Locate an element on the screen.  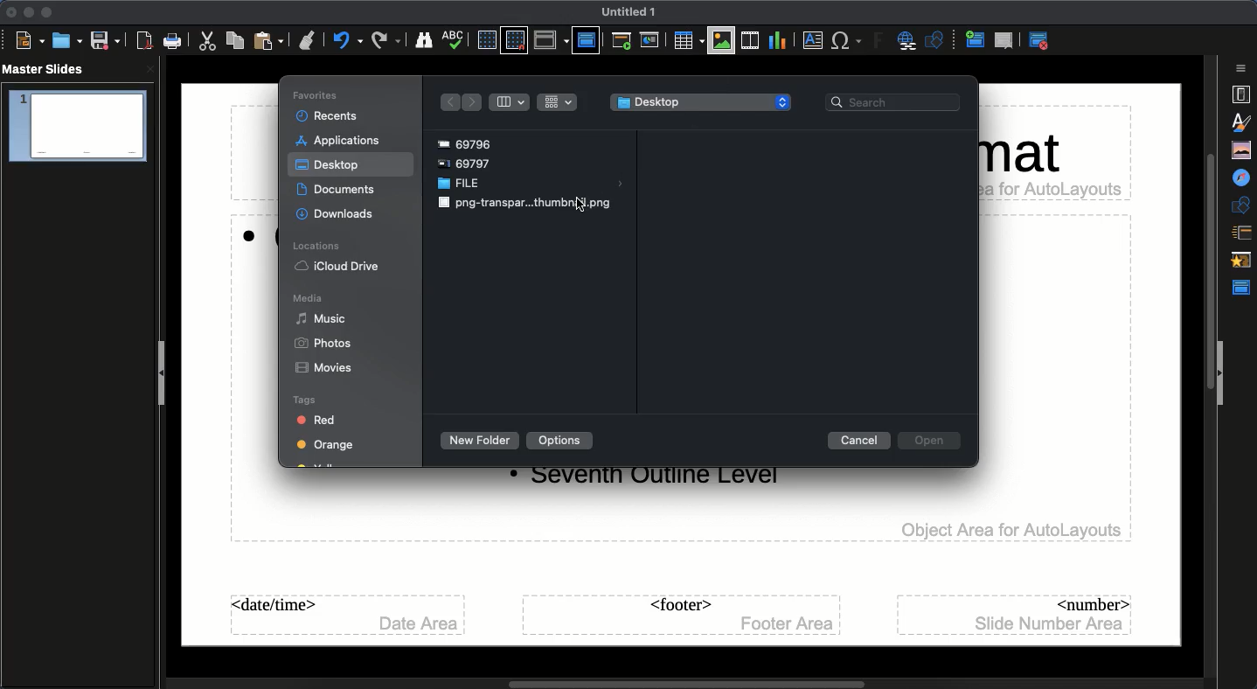
Maximize is located at coordinates (45, 12).